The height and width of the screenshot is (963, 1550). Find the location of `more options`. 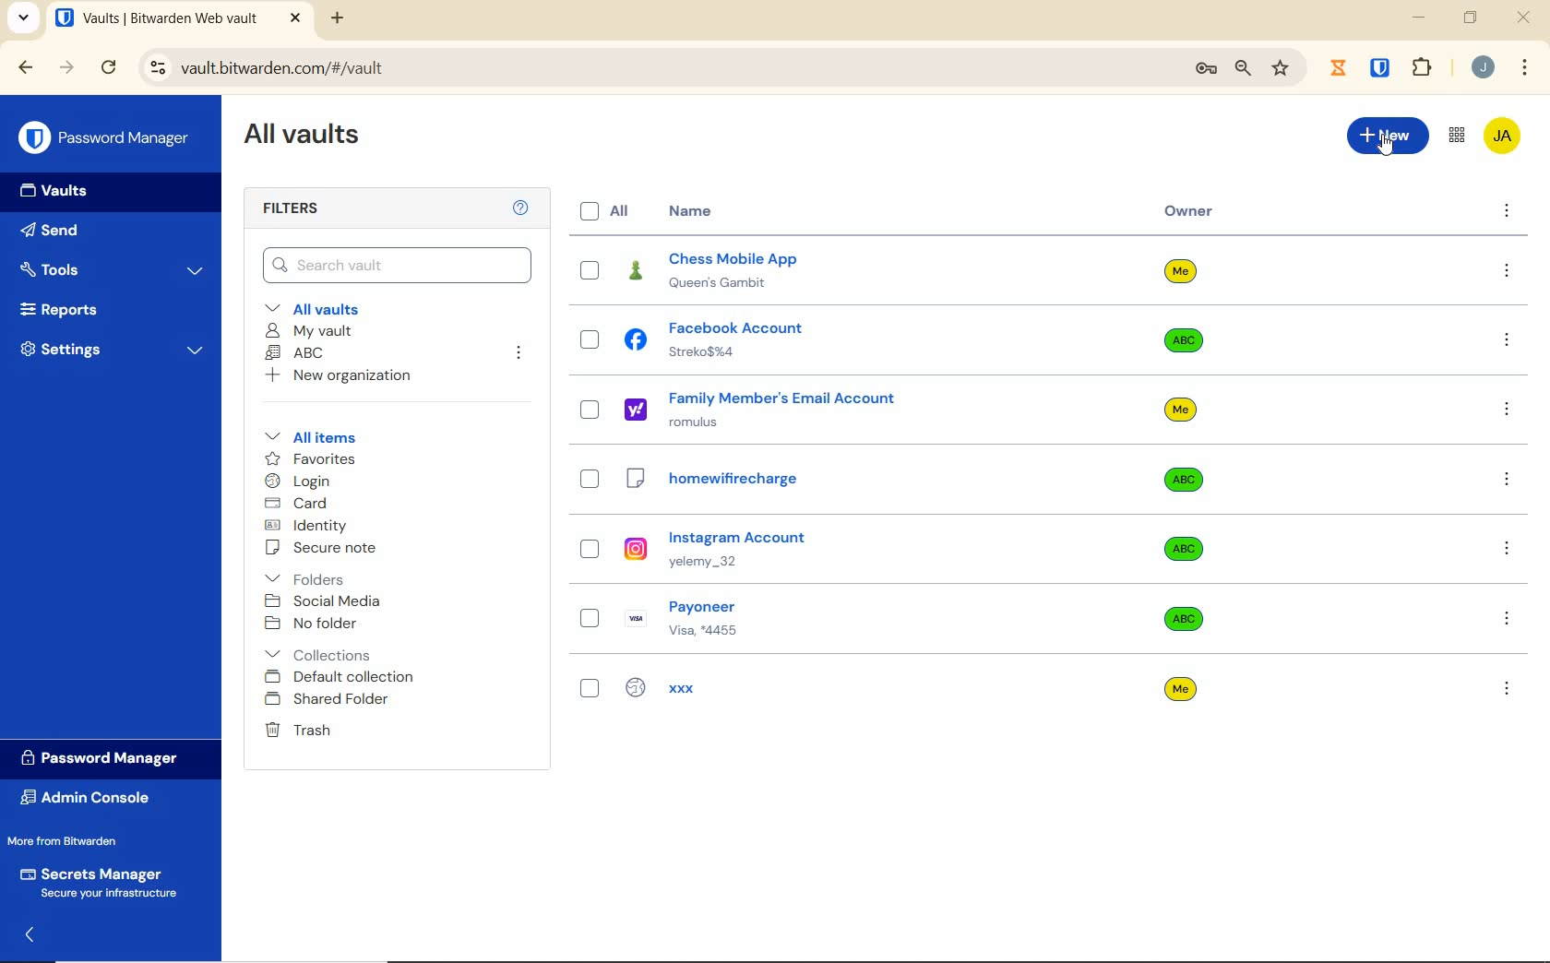

more options is located at coordinates (1508, 549).